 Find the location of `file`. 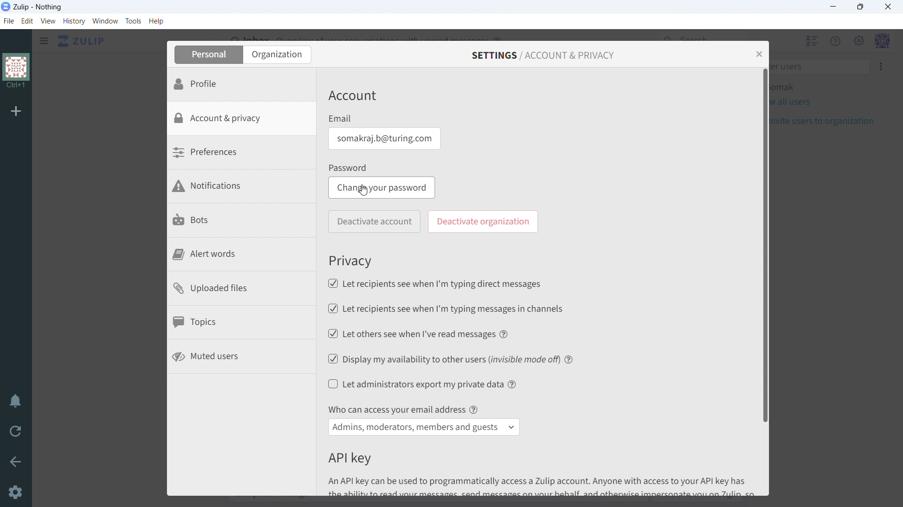

file is located at coordinates (9, 21).